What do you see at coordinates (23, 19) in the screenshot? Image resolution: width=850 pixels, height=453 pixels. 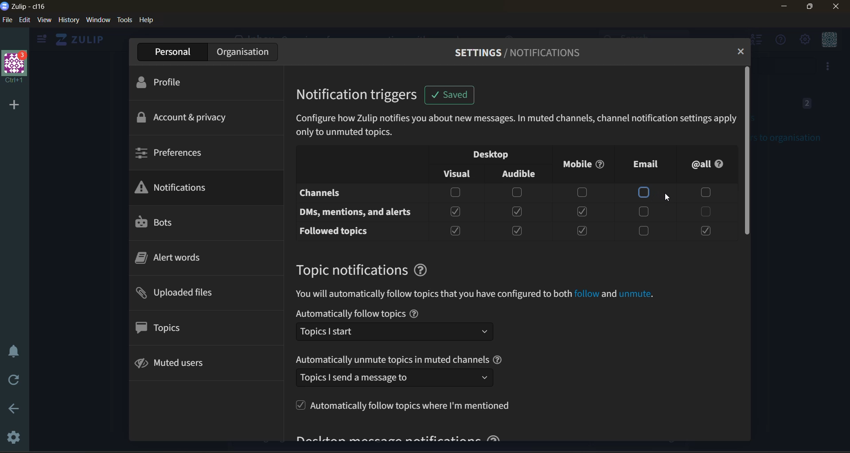 I see `edit` at bounding box center [23, 19].